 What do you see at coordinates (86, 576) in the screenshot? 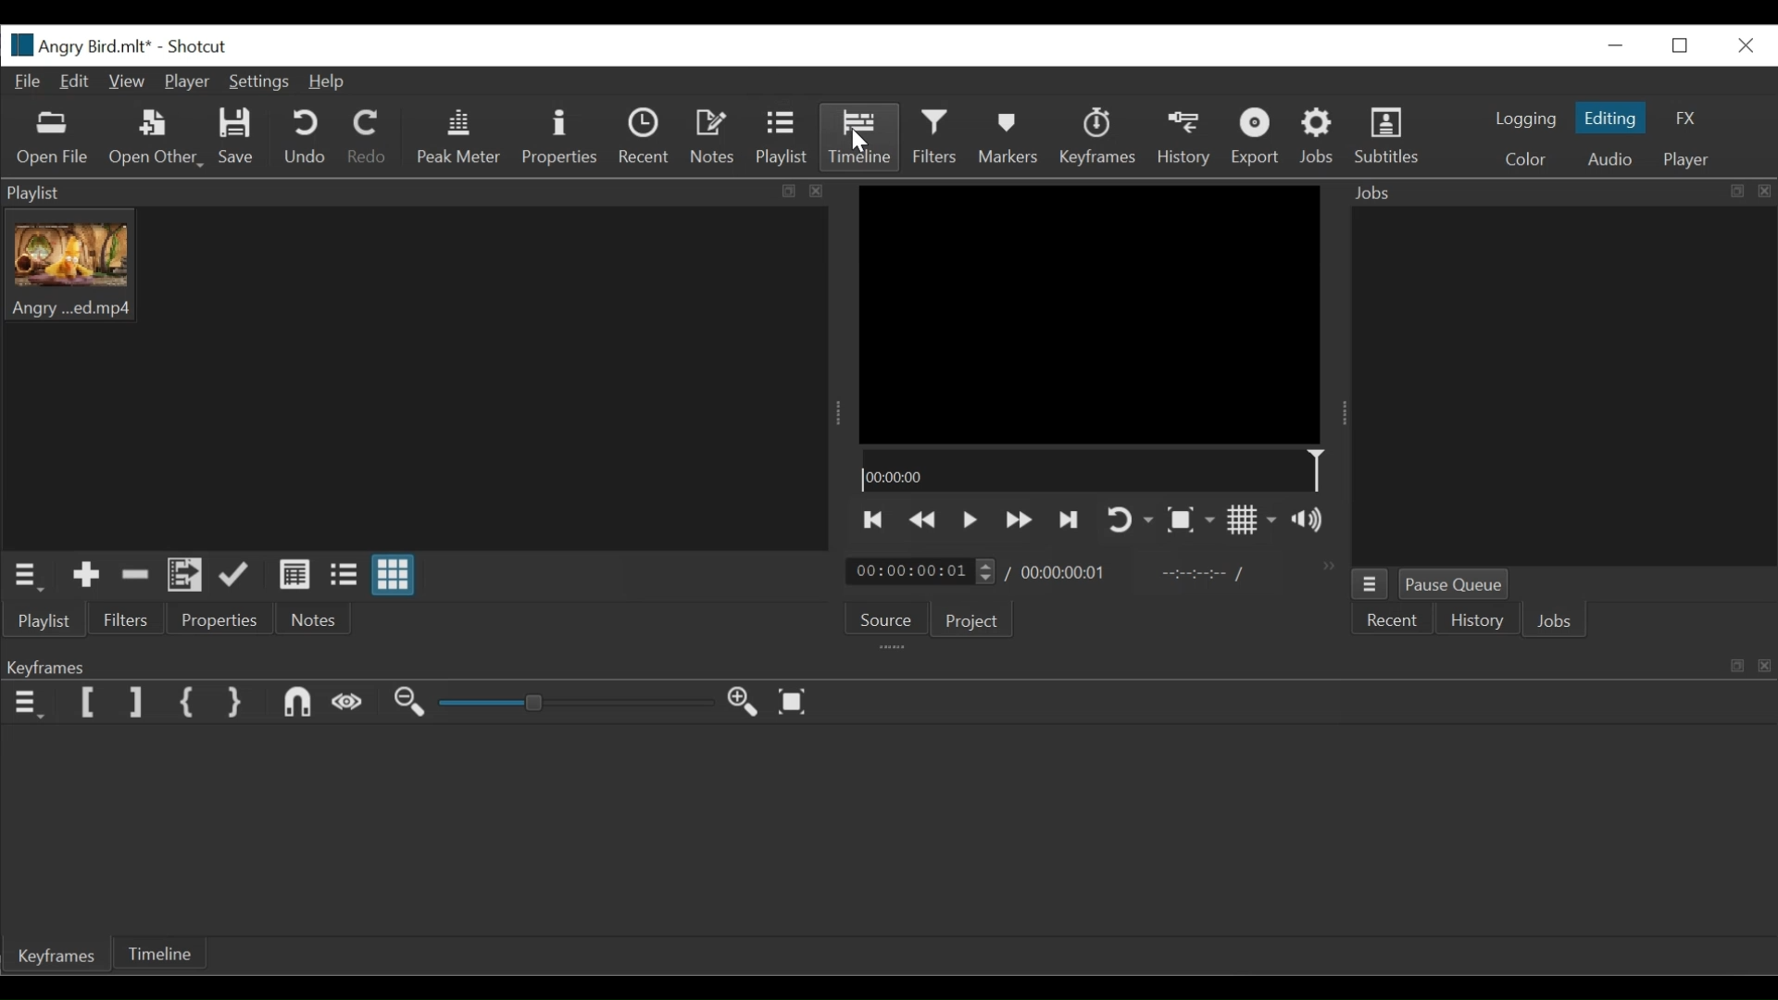
I see `Add the Source to the playlist` at bounding box center [86, 576].